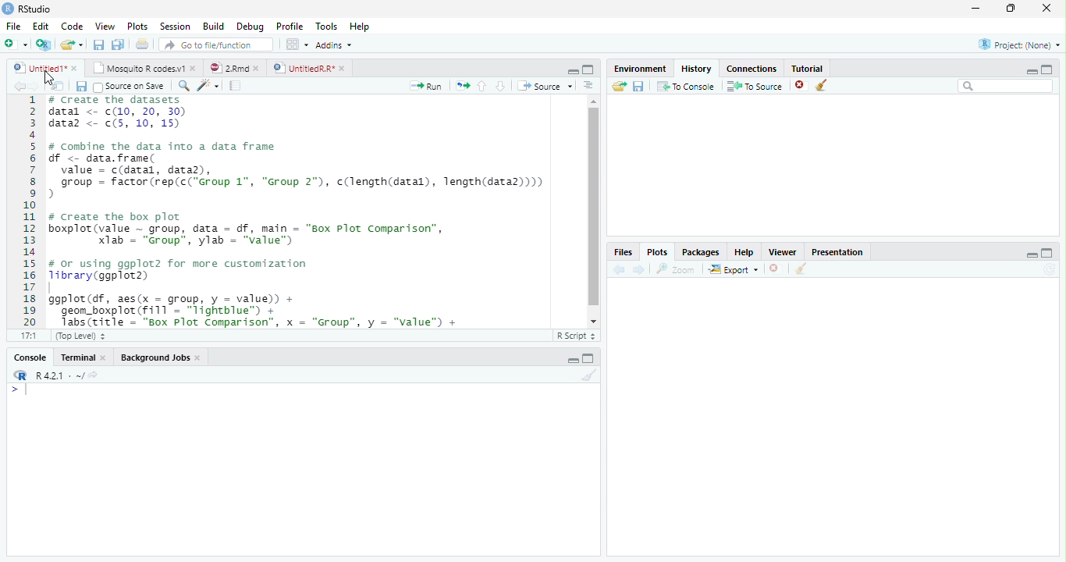 This screenshot has height=562, width=1066. I want to click on Profile, so click(290, 26).